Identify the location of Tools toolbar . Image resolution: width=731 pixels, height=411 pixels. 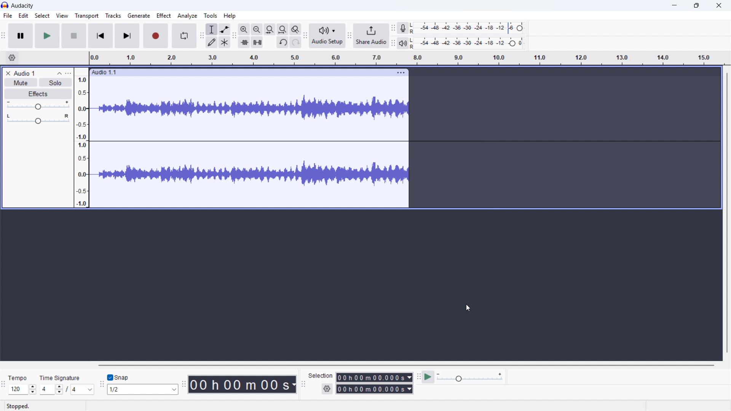
(201, 35).